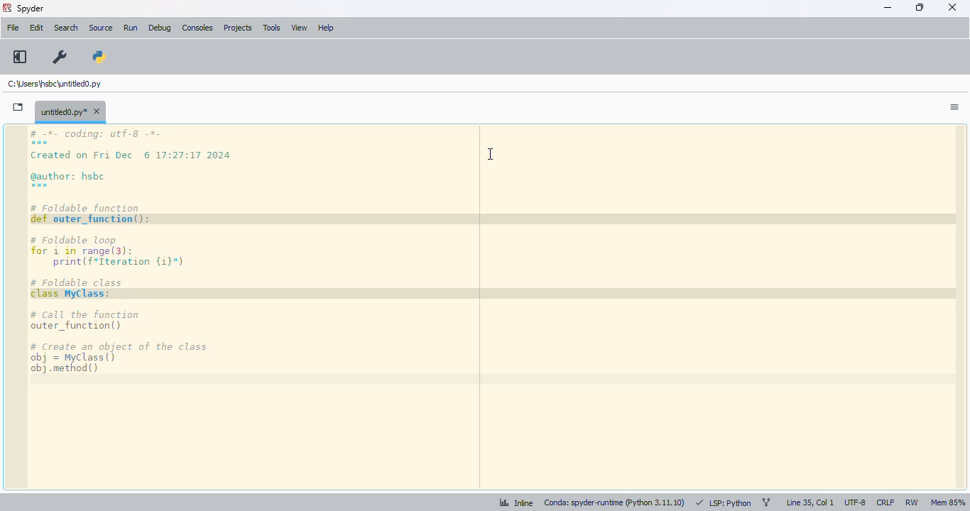 Image resolution: width=970 pixels, height=511 pixels. What do you see at coordinates (197, 27) in the screenshot?
I see `consoles` at bounding box center [197, 27].